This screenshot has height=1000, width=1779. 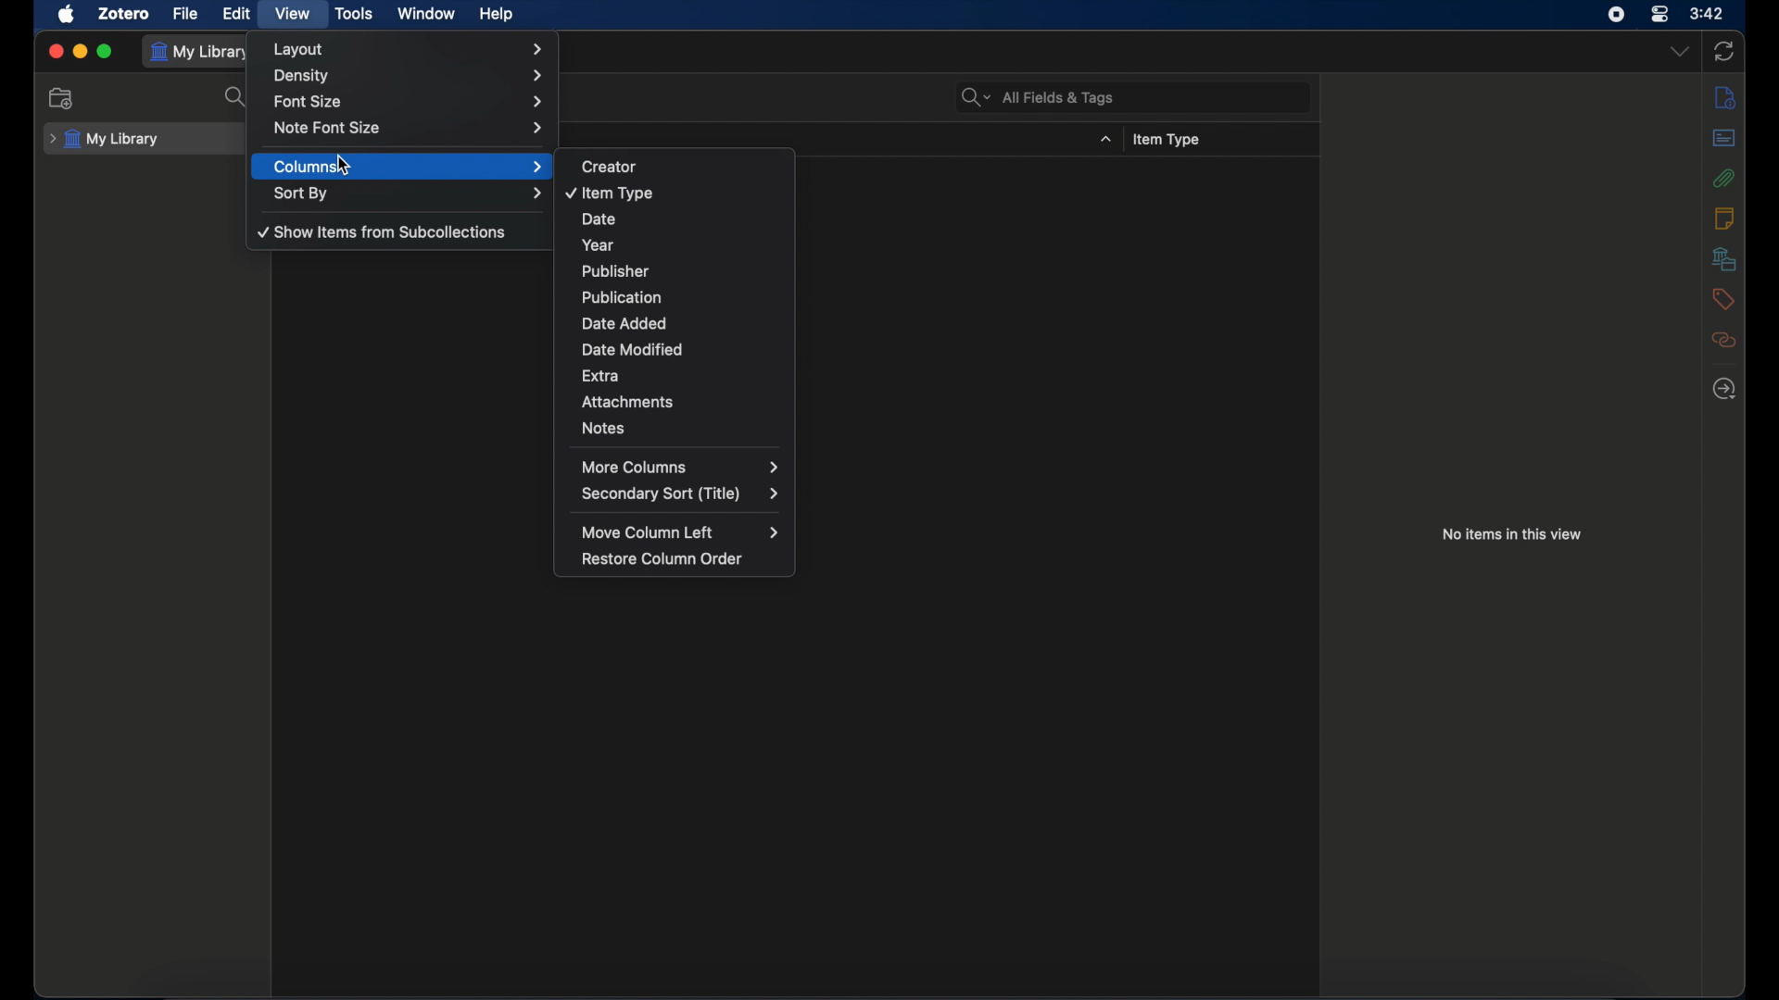 What do you see at coordinates (683, 297) in the screenshot?
I see `publication` at bounding box center [683, 297].